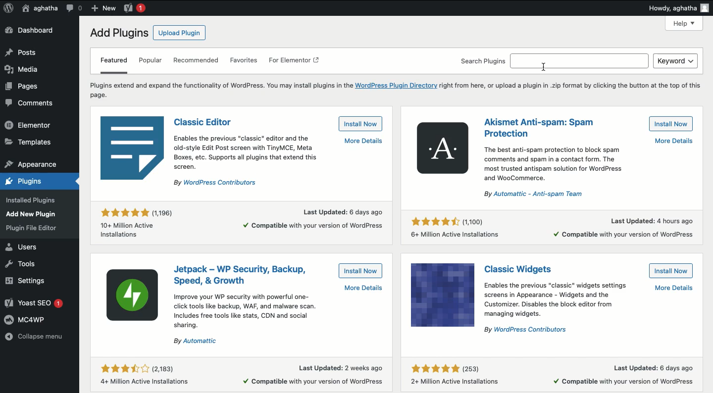  Describe the element at coordinates (102, 8) in the screenshot. I see `New` at that location.